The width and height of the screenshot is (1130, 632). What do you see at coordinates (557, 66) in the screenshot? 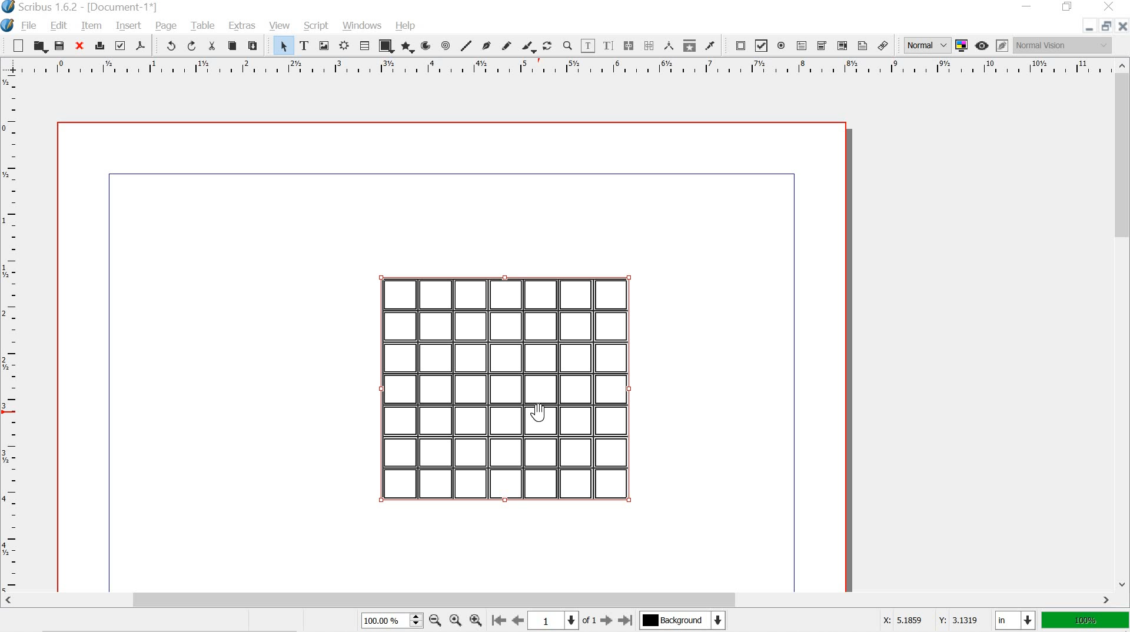
I see `ruler` at bounding box center [557, 66].